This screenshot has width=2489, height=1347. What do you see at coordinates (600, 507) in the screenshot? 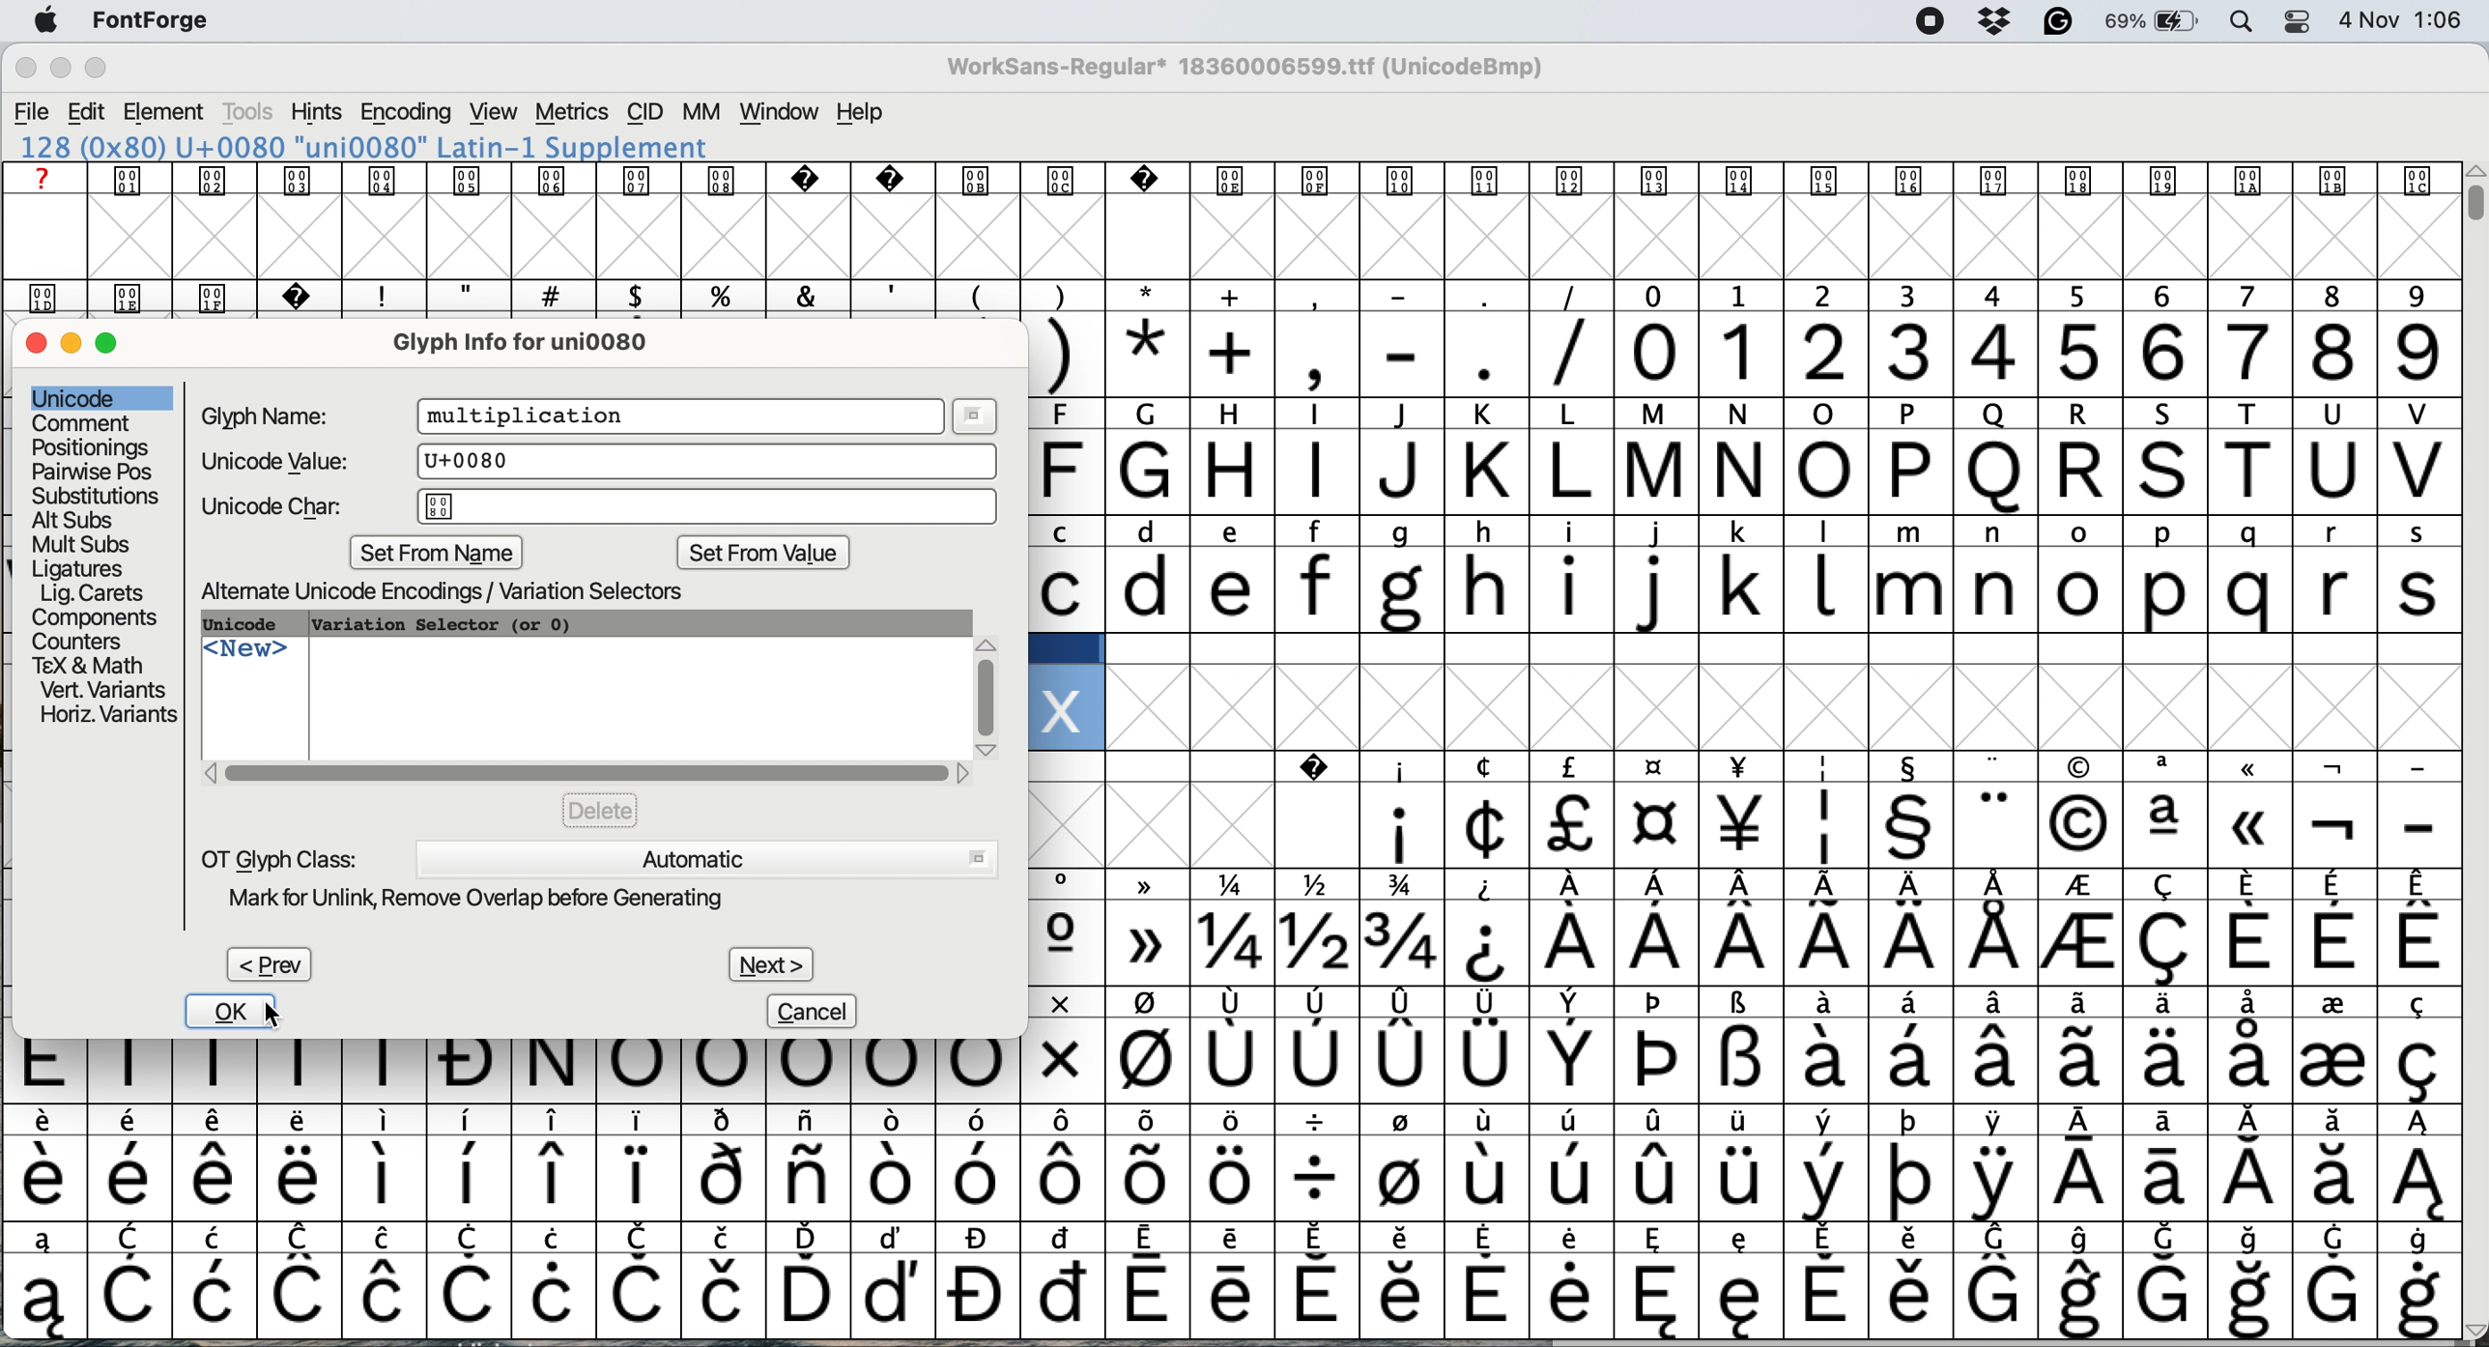
I see `unicode char` at bounding box center [600, 507].